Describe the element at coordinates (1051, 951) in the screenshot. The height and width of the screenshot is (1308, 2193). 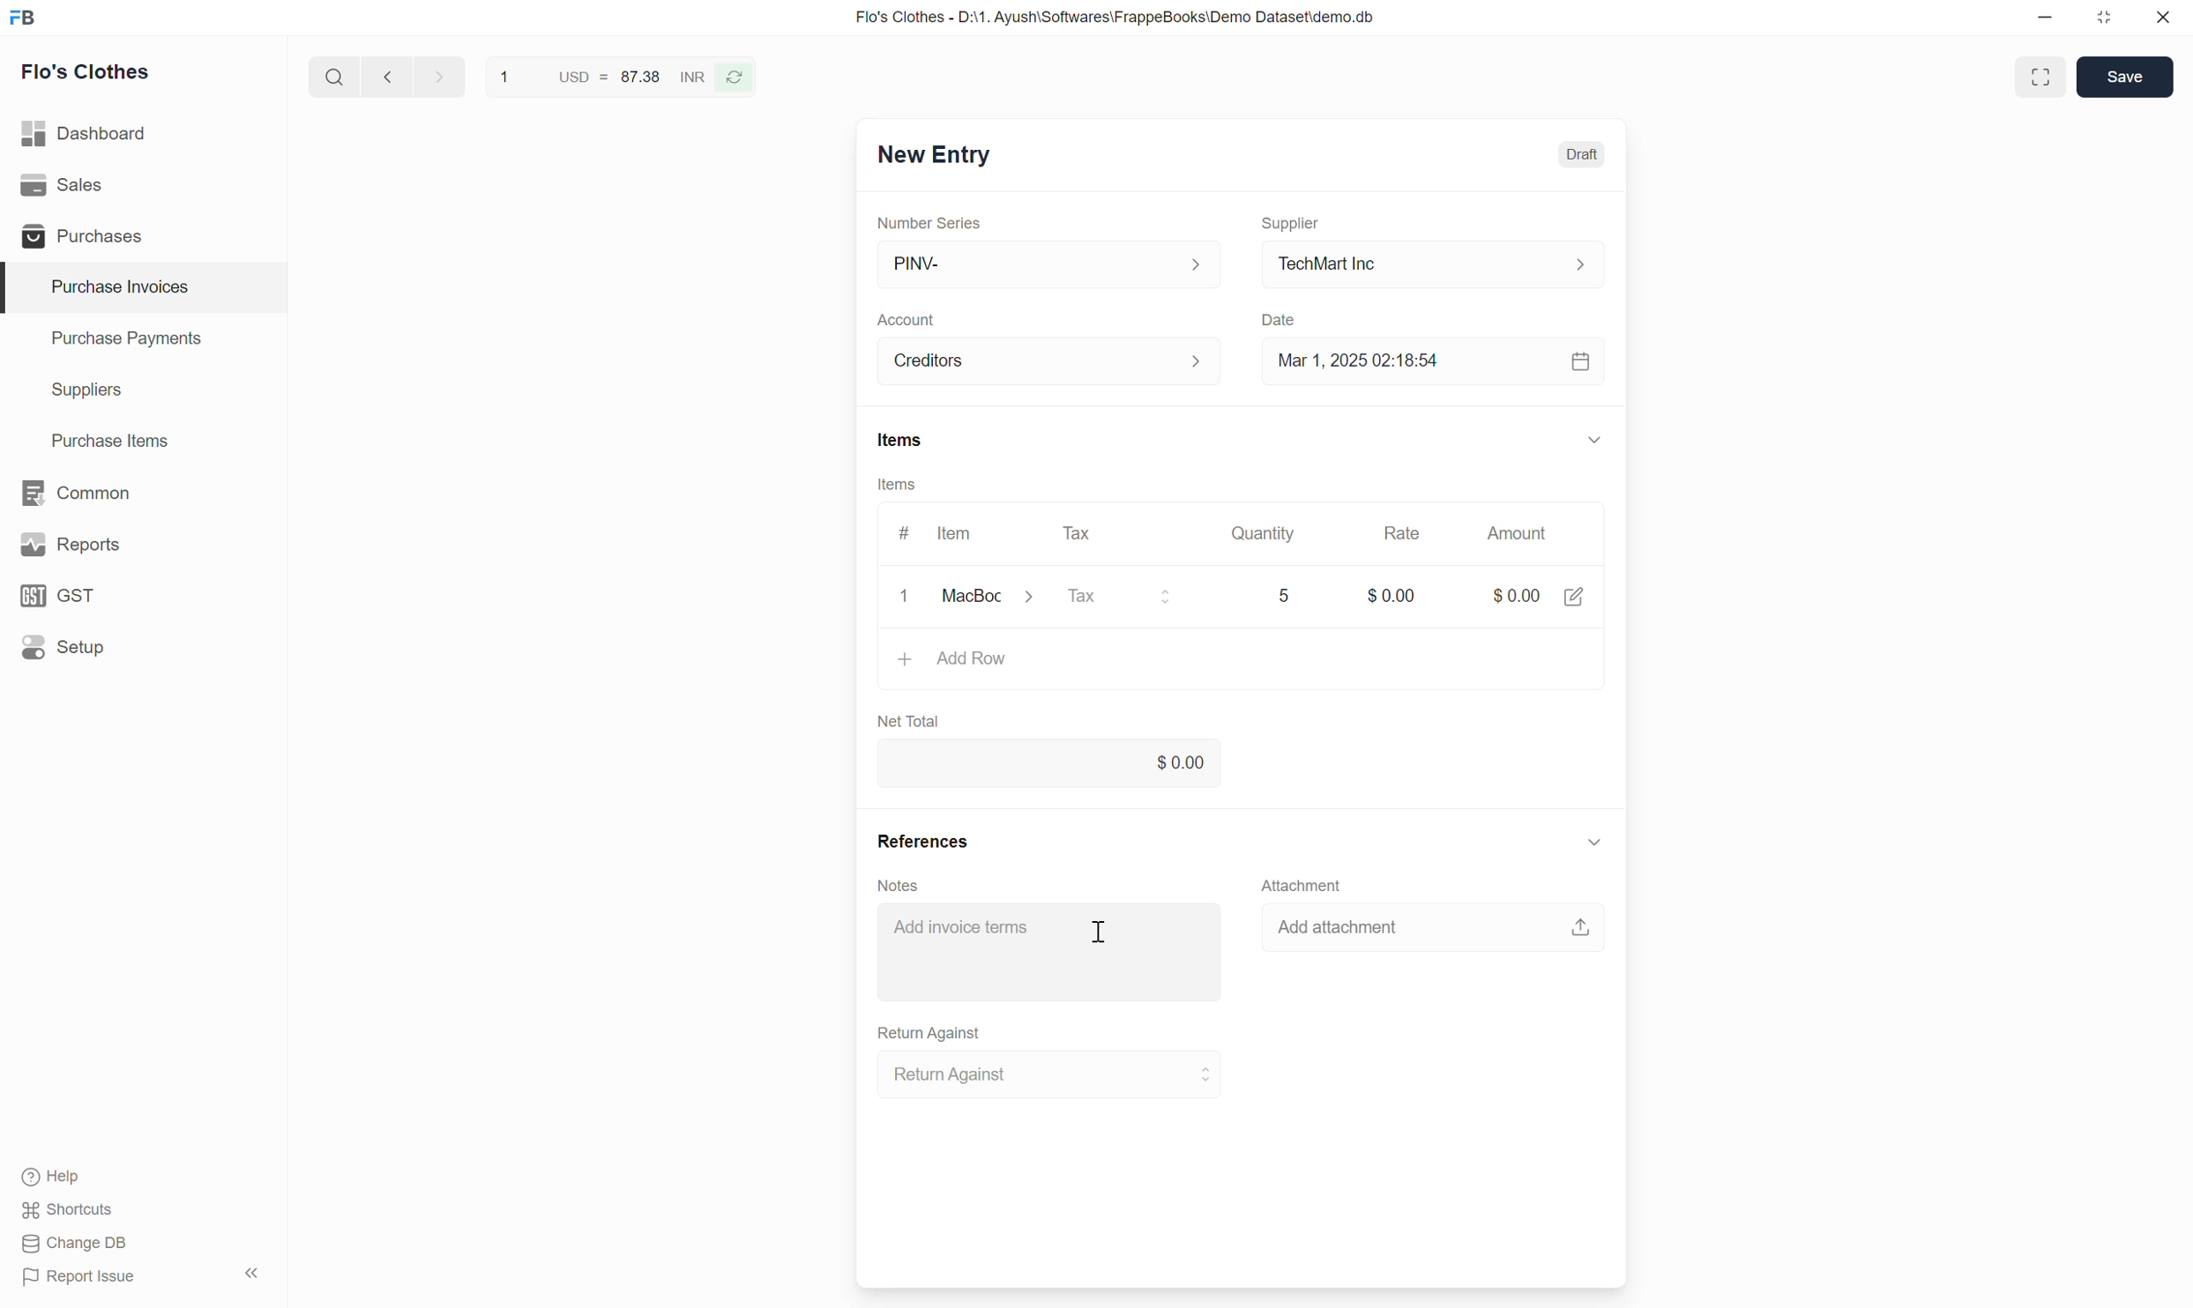
I see `Add invoice terms` at that location.